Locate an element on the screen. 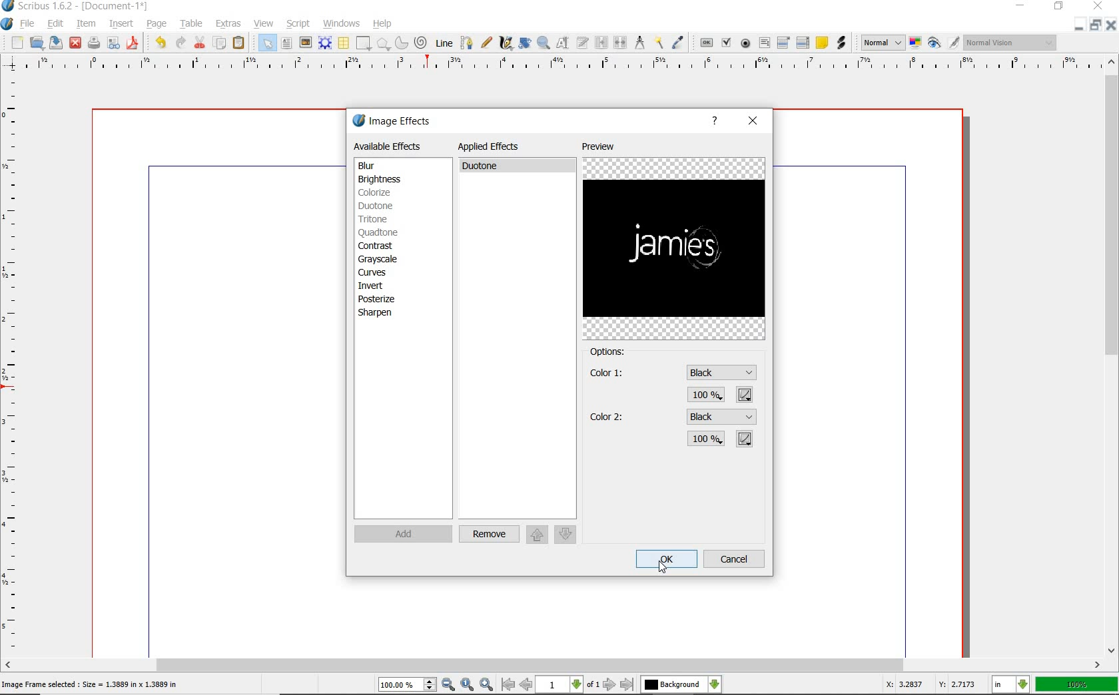  color 1 settings is located at coordinates (673, 385).